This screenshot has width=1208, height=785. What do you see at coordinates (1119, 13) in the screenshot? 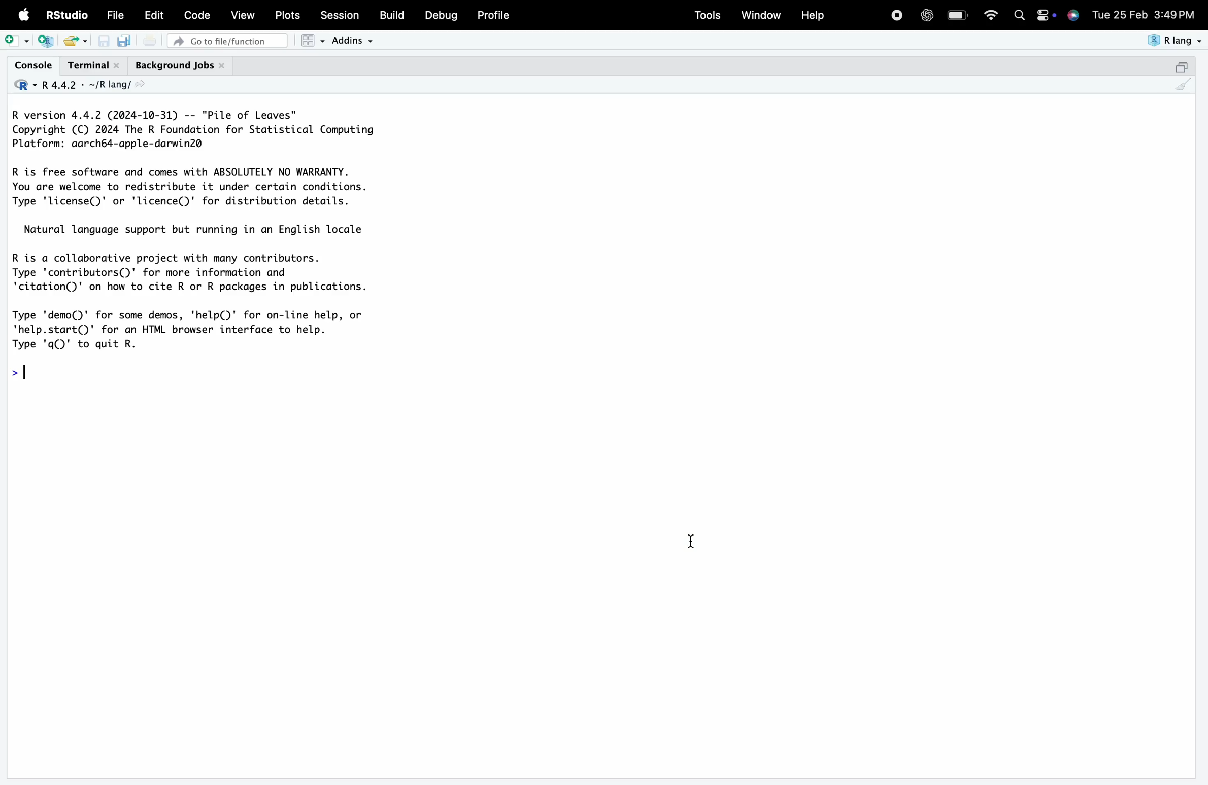
I see `Tue 25 Feb` at bounding box center [1119, 13].